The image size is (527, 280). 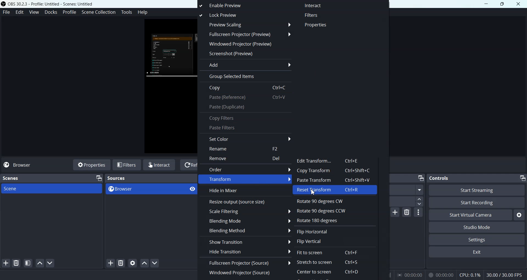 I want to click on Edit, so click(x=20, y=12).